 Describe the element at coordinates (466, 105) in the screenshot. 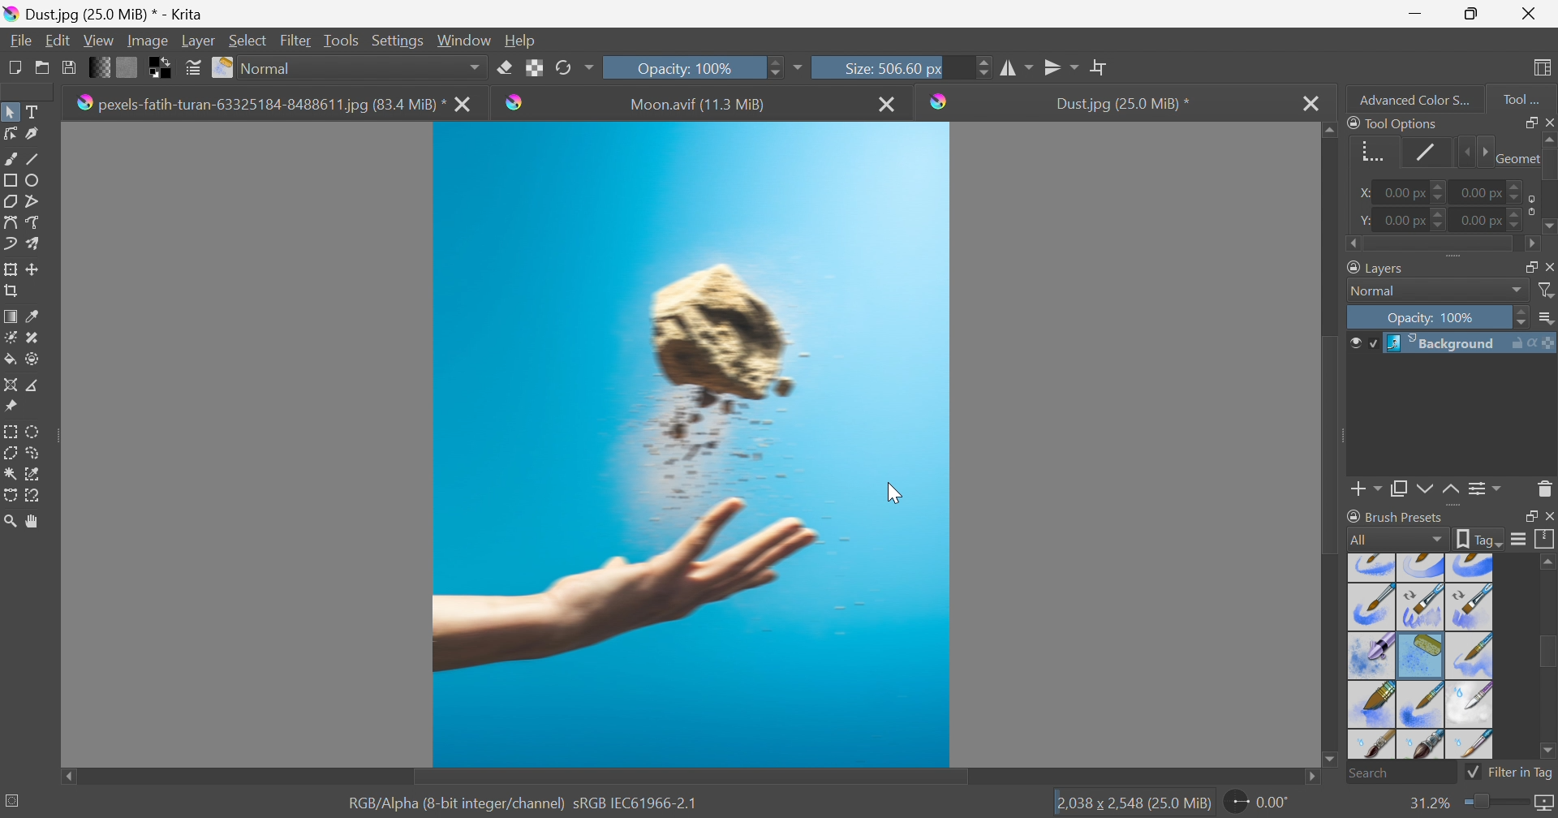

I see `close` at that location.